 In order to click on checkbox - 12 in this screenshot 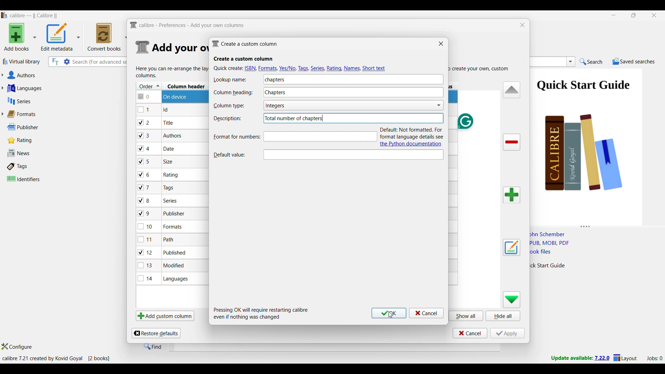, I will do `click(146, 252)`.